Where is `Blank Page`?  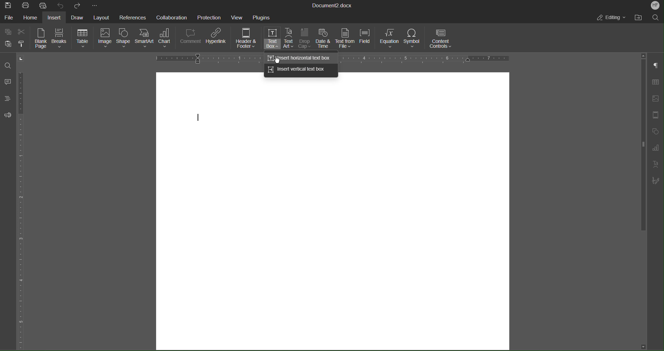 Blank Page is located at coordinates (41, 38).